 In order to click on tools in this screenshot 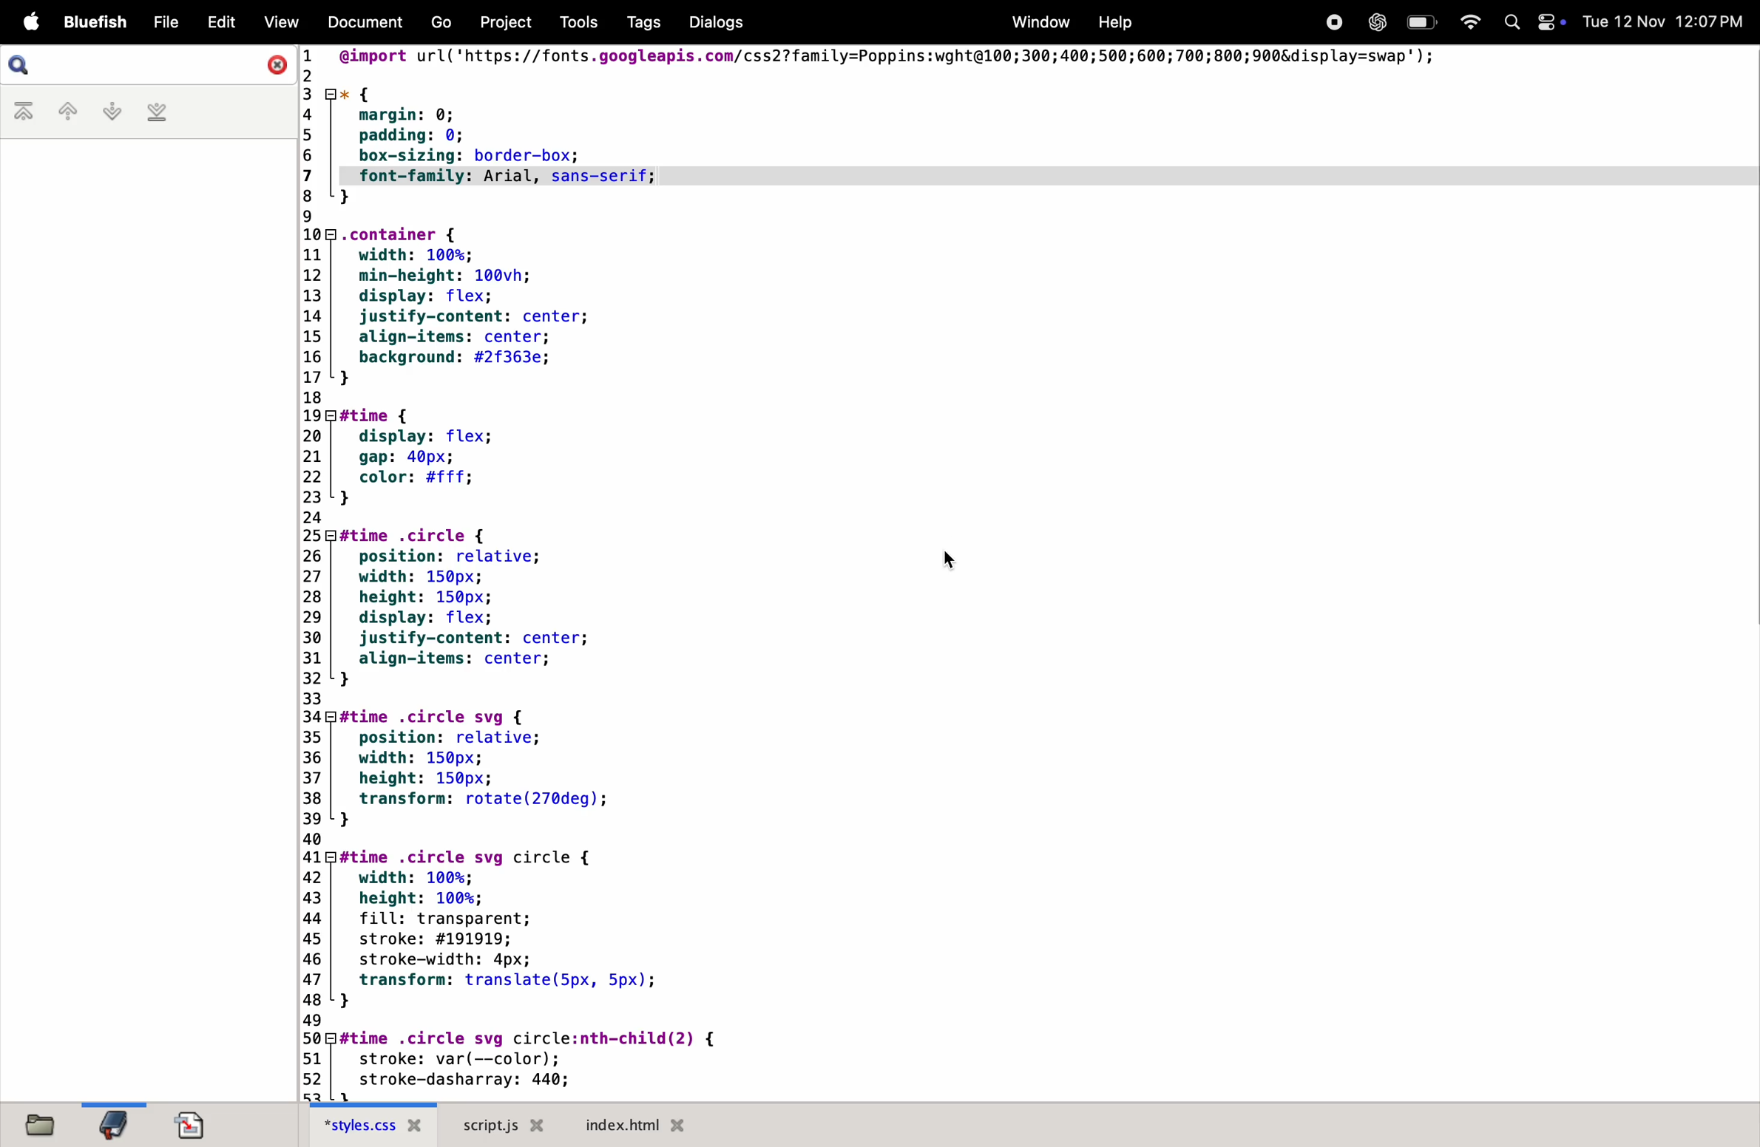, I will do `click(572, 22)`.